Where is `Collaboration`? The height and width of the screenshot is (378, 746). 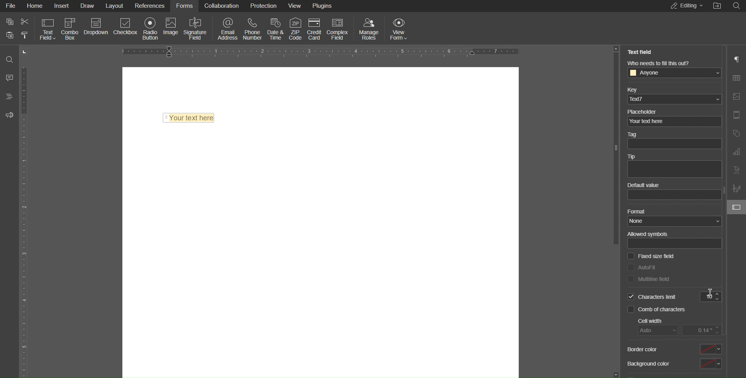
Collaboration is located at coordinates (222, 7).